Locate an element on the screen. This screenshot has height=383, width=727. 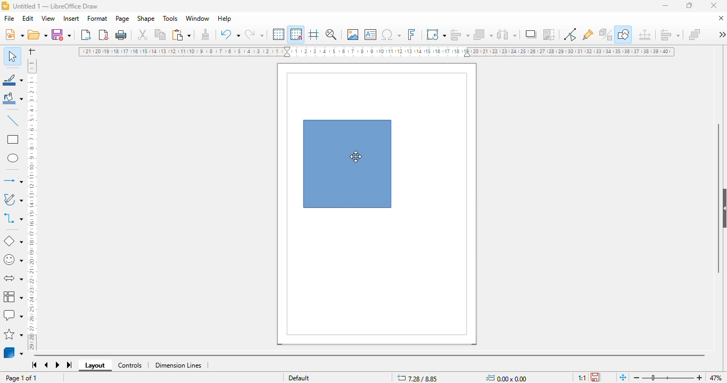
zoom & pan is located at coordinates (331, 34).